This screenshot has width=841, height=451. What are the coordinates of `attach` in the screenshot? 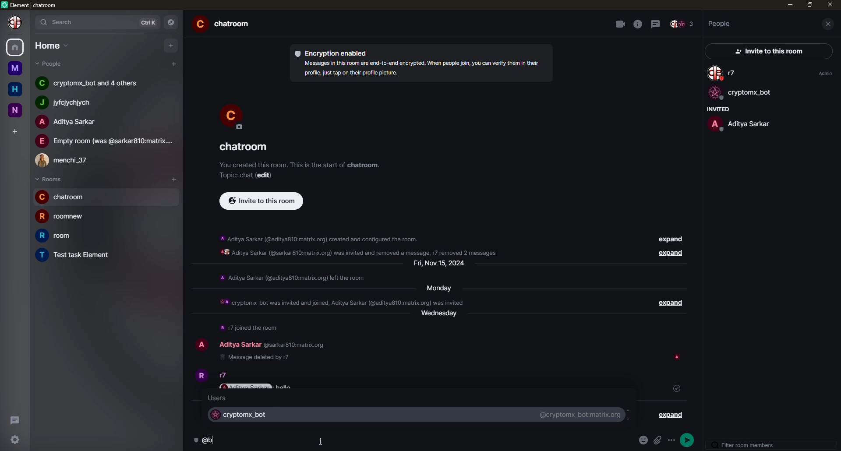 It's located at (660, 441).